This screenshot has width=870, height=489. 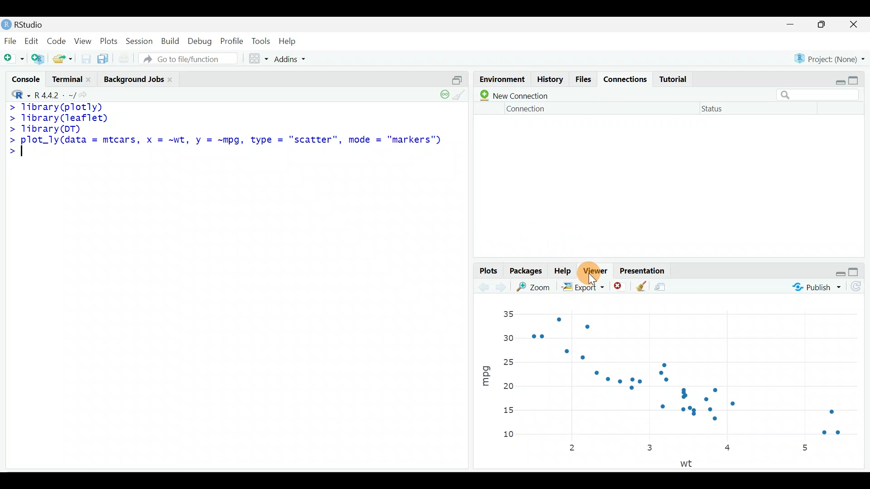 What do you see at coordinates (25, 24) in the screenshot?
I see `RStudio` at bounding box center [25, 24].